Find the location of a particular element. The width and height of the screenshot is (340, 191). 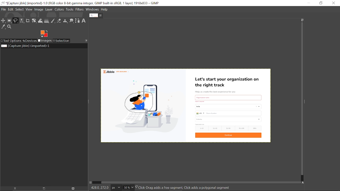

View is located at coordinates (29, 9).